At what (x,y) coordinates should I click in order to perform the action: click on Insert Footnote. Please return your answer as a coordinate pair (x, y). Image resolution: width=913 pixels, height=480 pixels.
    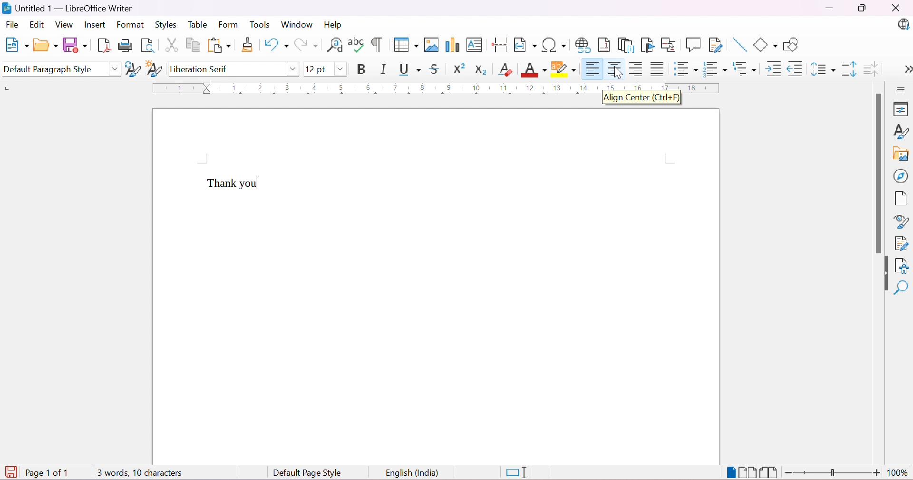
    Looking at the image, I should click on (603, 45).